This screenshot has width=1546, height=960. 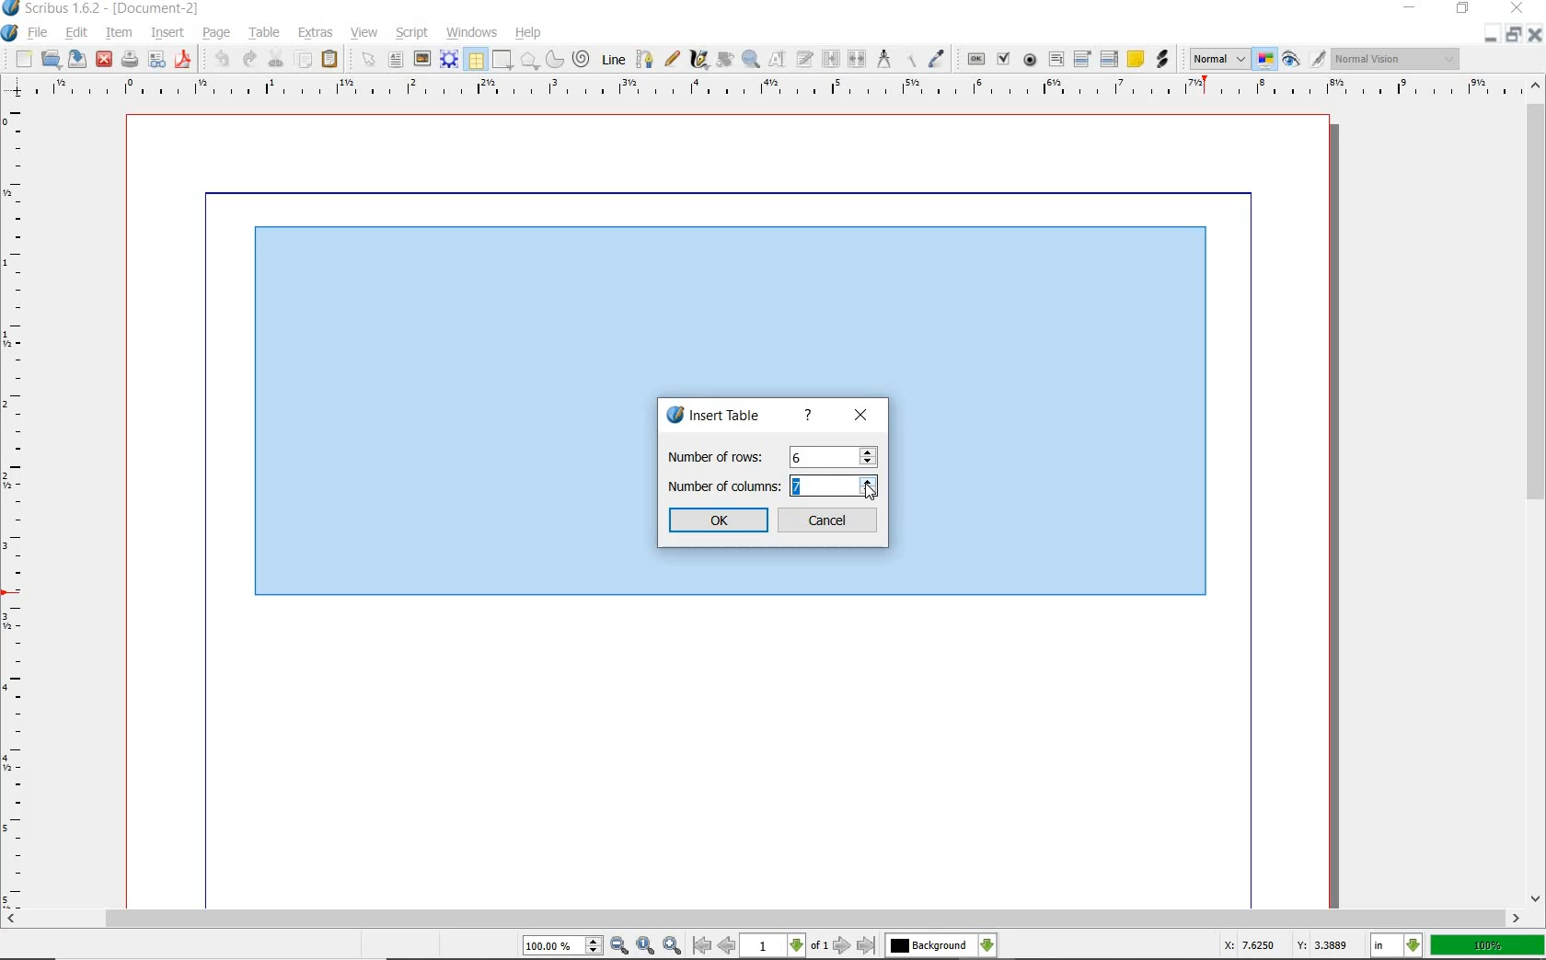 What do you see at coordinates (843, 946) in the screenshot?
I see `go to next page` at bounding box center [843, 946].